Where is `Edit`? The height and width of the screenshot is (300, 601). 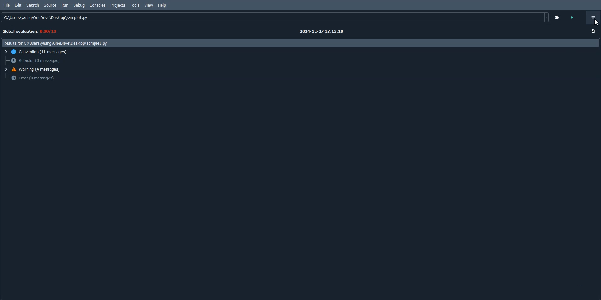 Edit is located at coordinates (18, 5).